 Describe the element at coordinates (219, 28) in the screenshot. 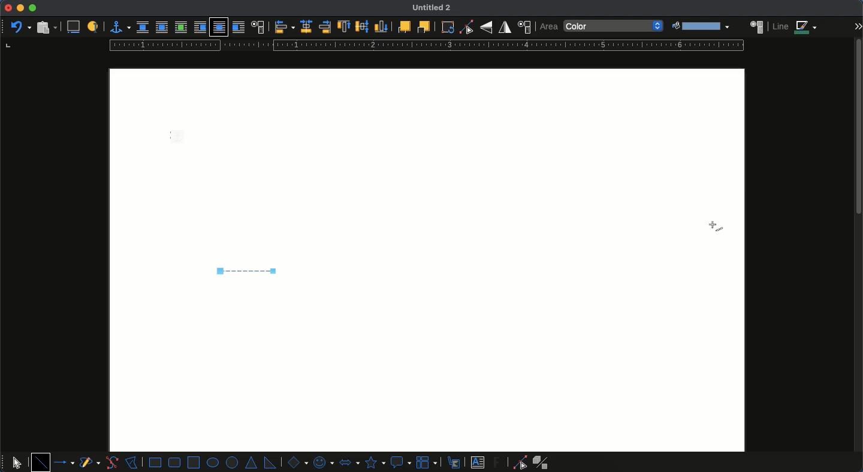

I see `through ` at that location.